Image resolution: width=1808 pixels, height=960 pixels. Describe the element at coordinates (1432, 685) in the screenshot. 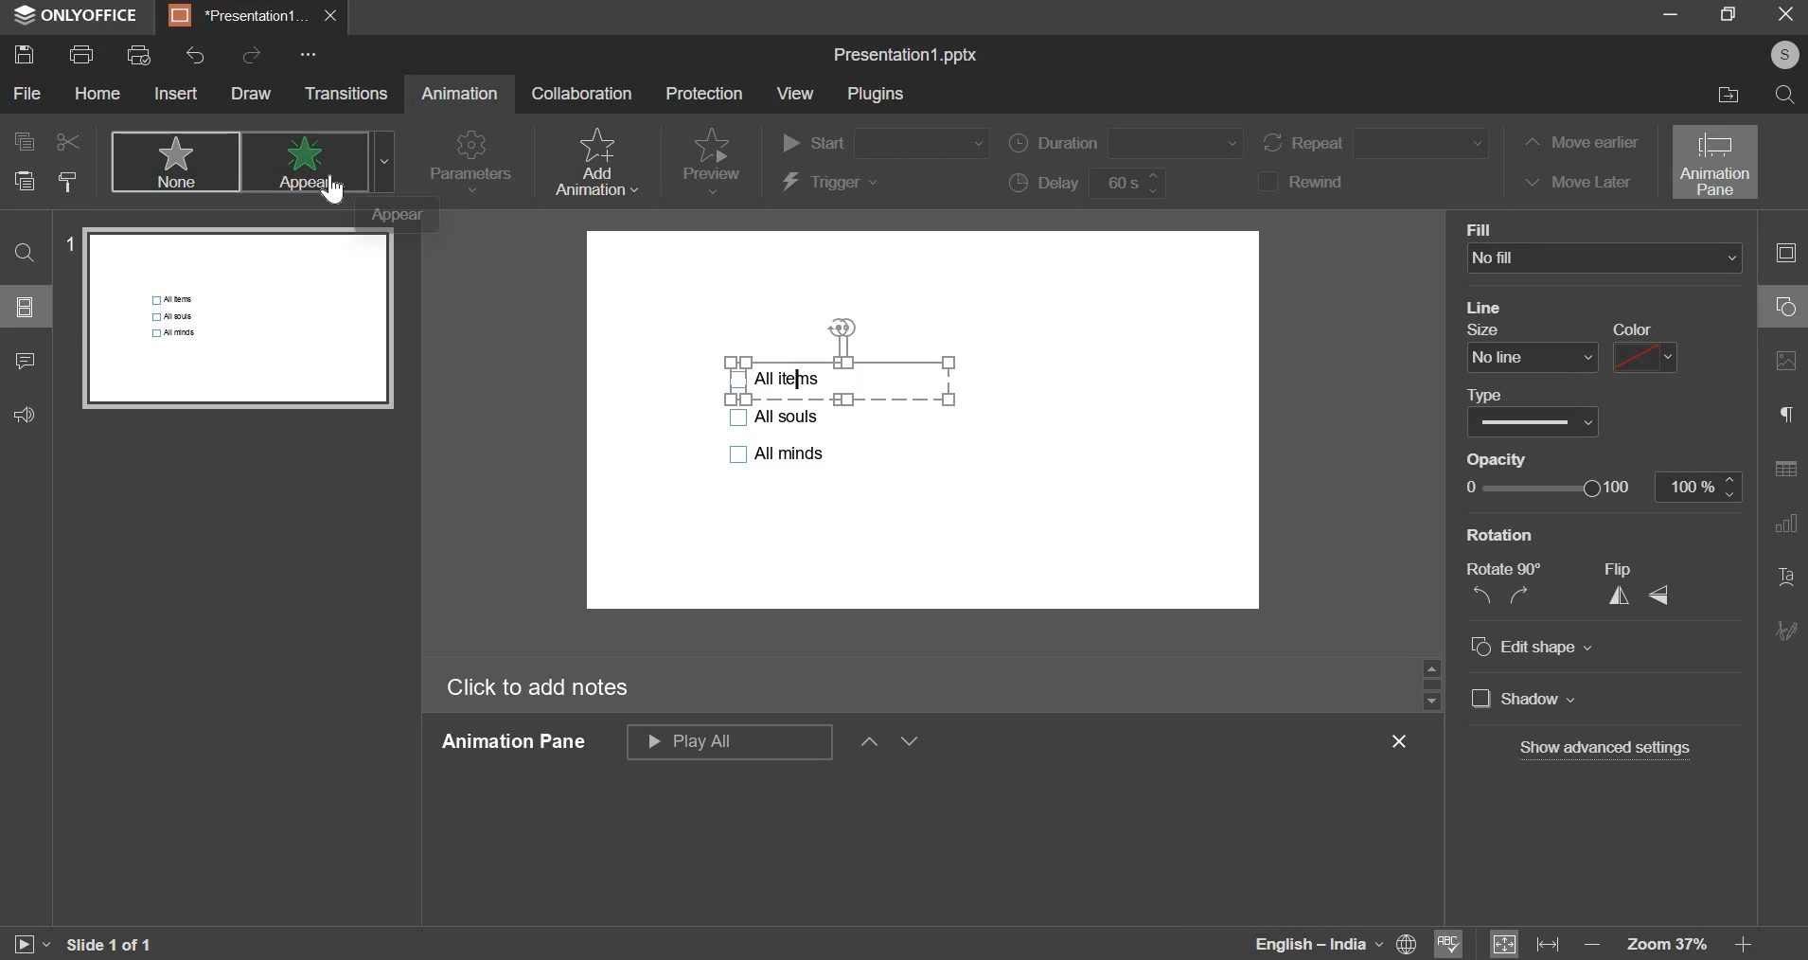

I see `vertical slider` at that location.